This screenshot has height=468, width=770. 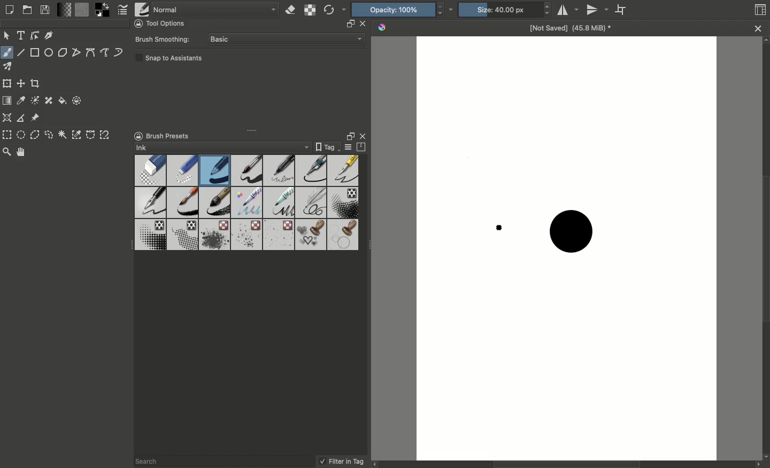 I want to click on Brush smoothing, so click(x=165, y=40).